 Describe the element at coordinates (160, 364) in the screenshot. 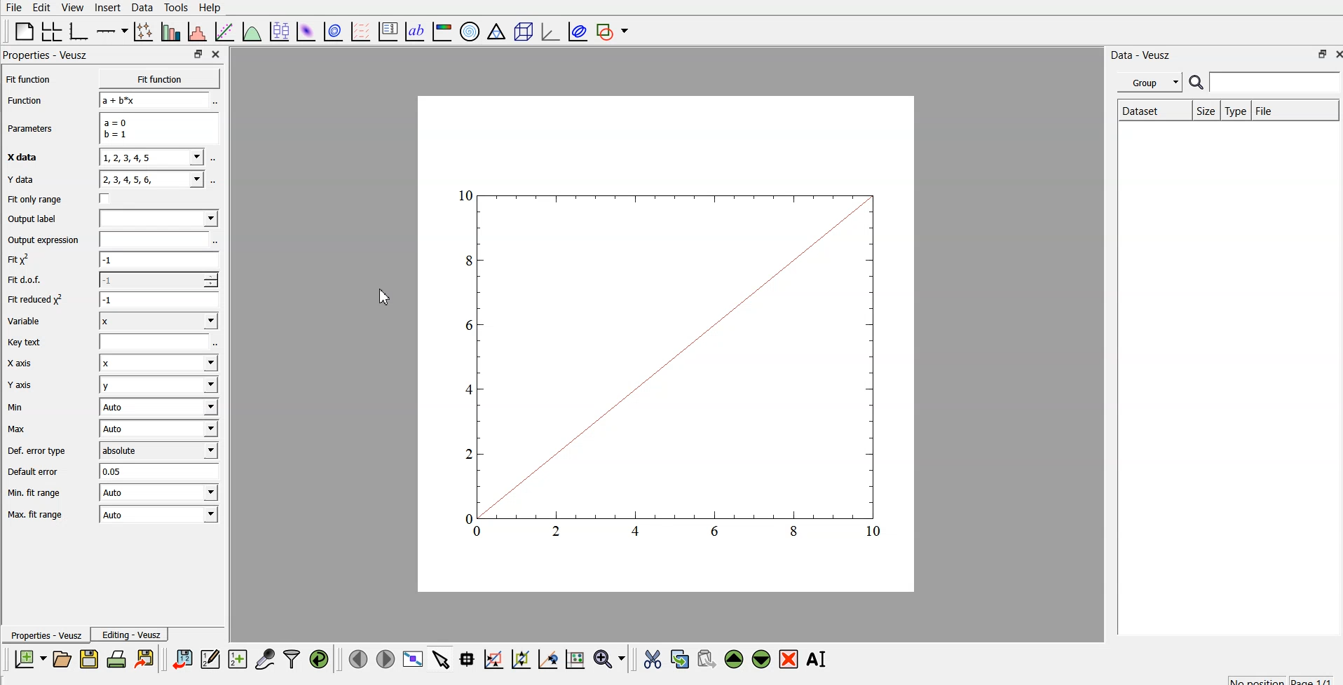

I see `` at that location.